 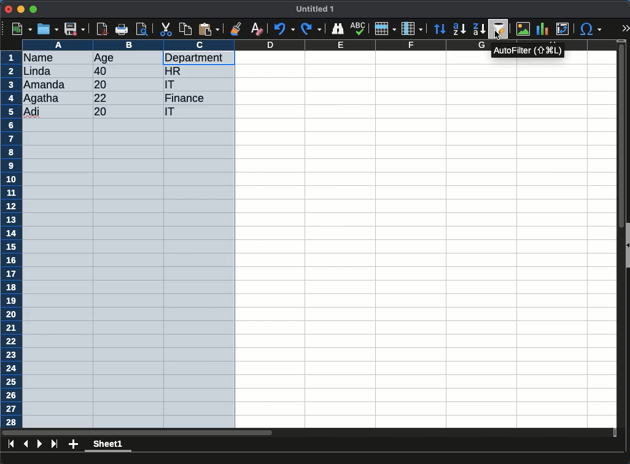 What do you see at coordinates (254, 44) in the screenshot?
I see `columns` at bounding box center [254, 44].